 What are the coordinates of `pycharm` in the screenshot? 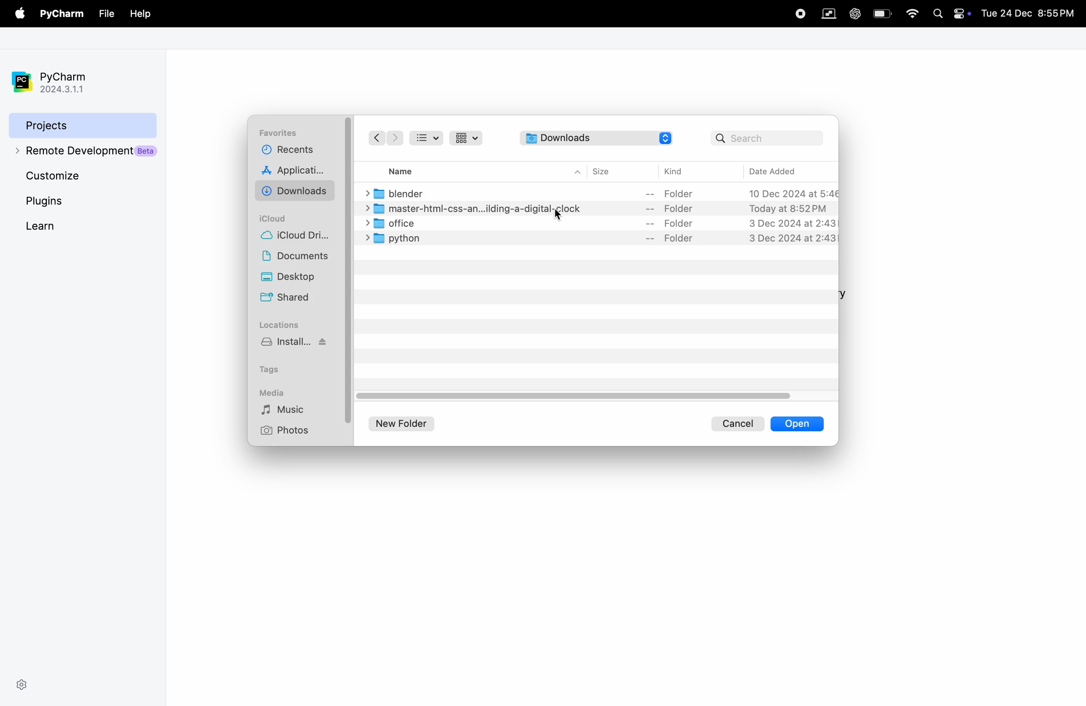 It's located at (62, 15).